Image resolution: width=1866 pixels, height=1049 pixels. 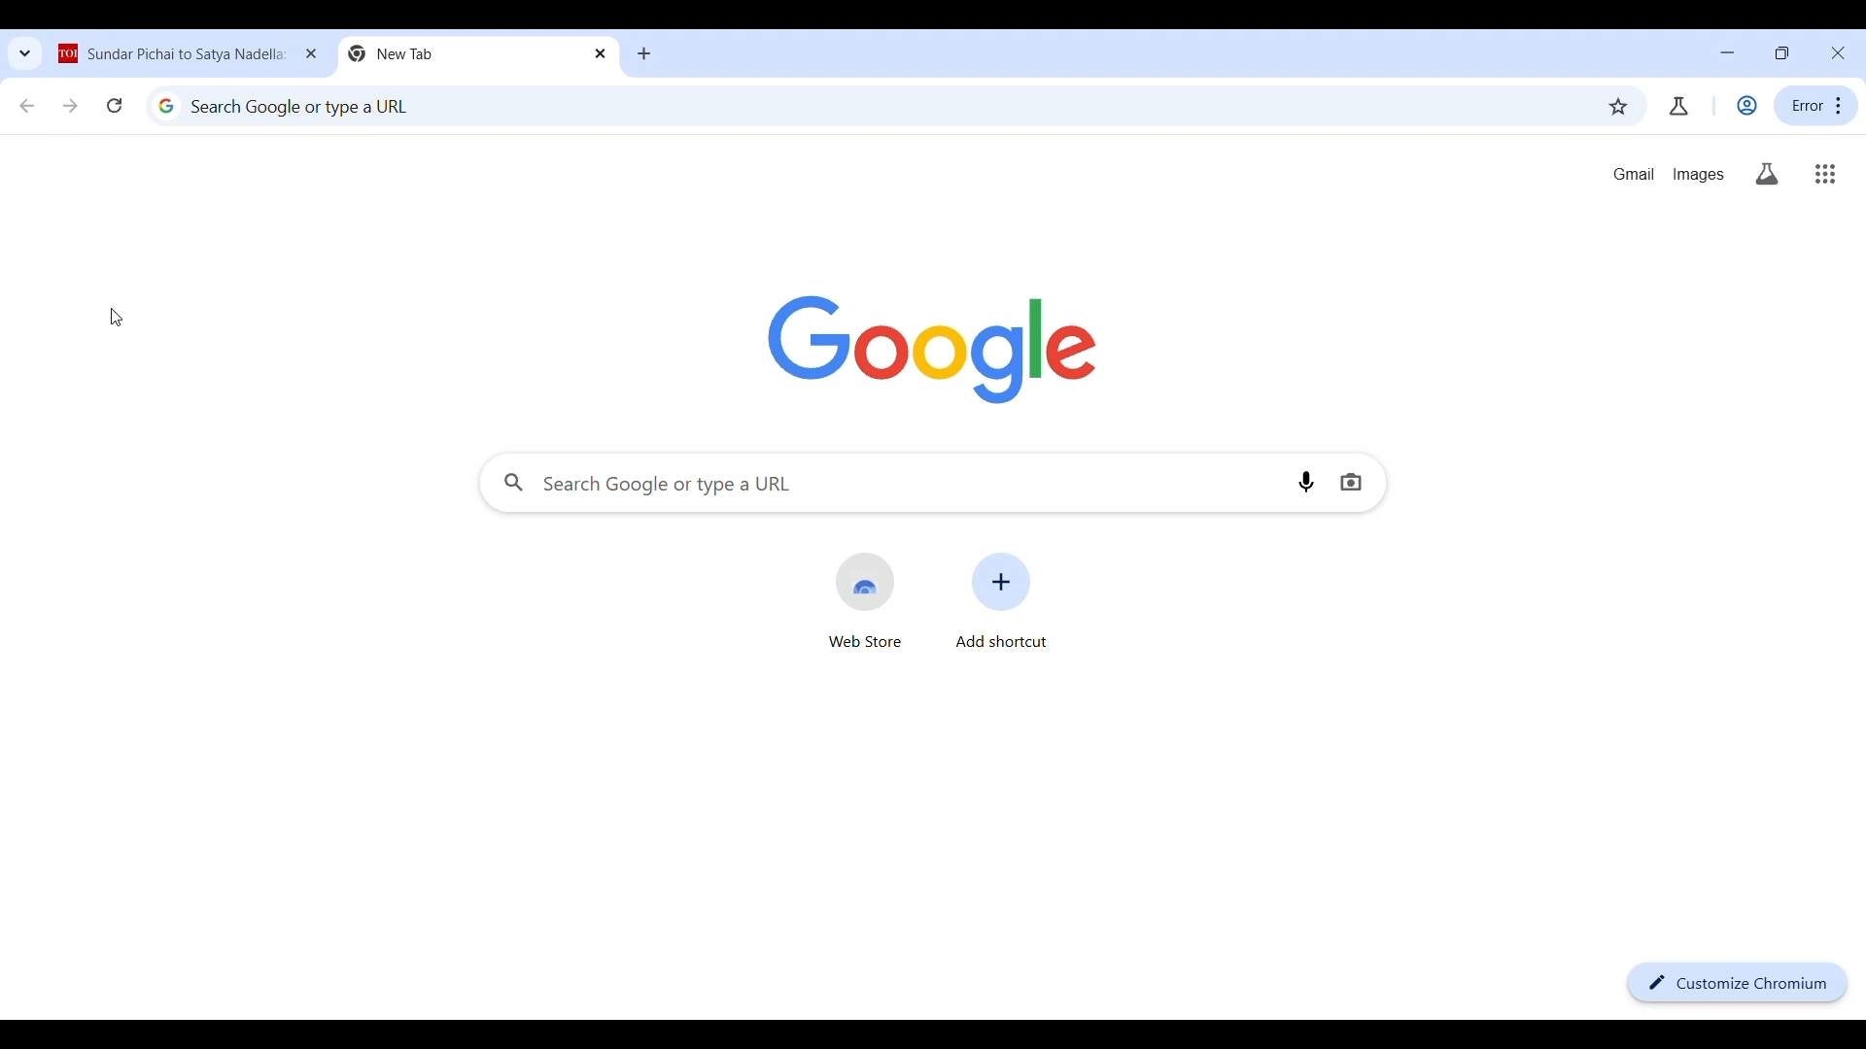 What do you see at coordinates (1699, 175) in the screenshot?
I see `Images` at bounding box center [1699, 175].